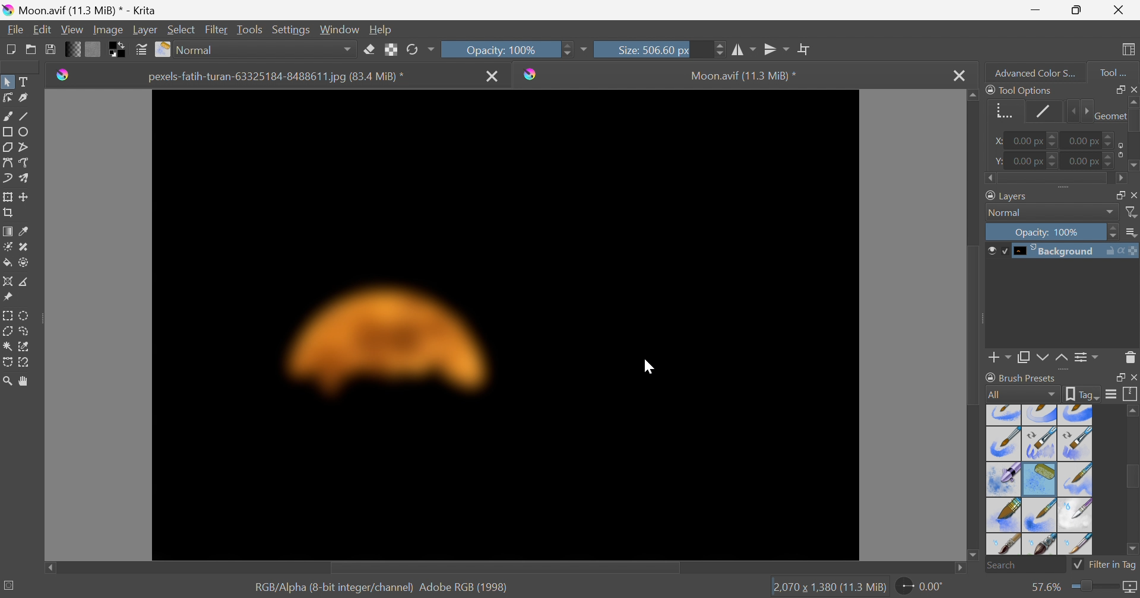  I want to click on Dynamic brush tool, so click(8, 180).